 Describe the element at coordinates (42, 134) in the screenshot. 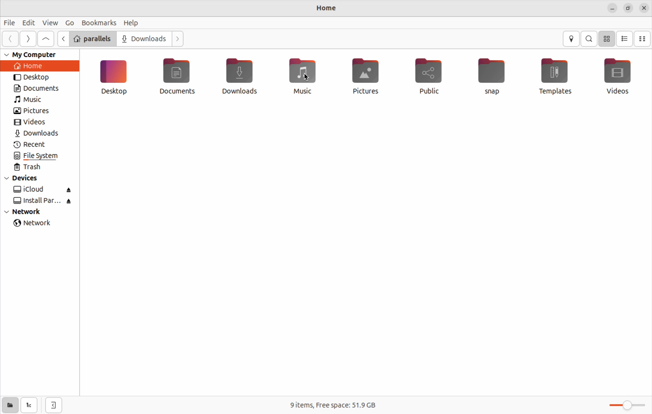

I see `downloads` at that location.